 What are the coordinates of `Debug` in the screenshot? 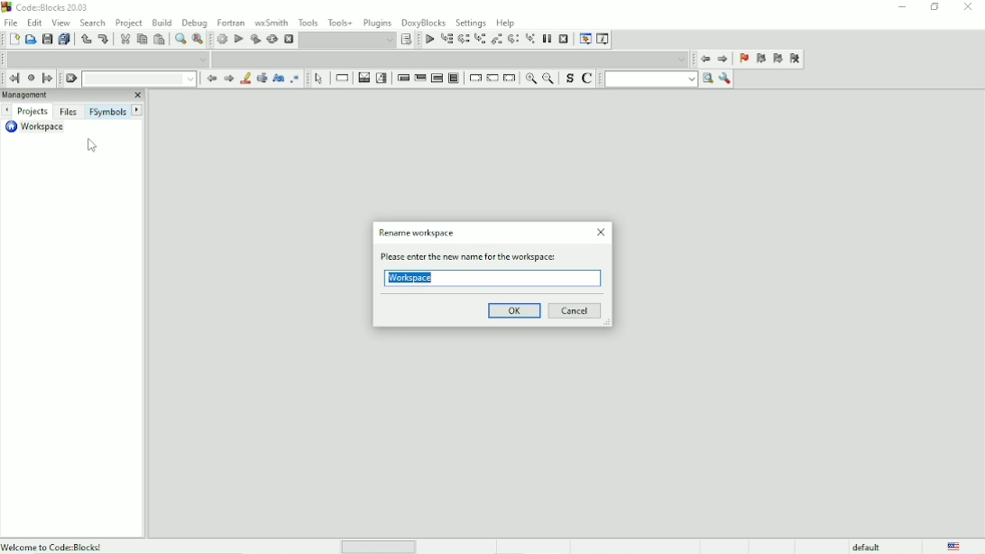 It's located at (195, 22).